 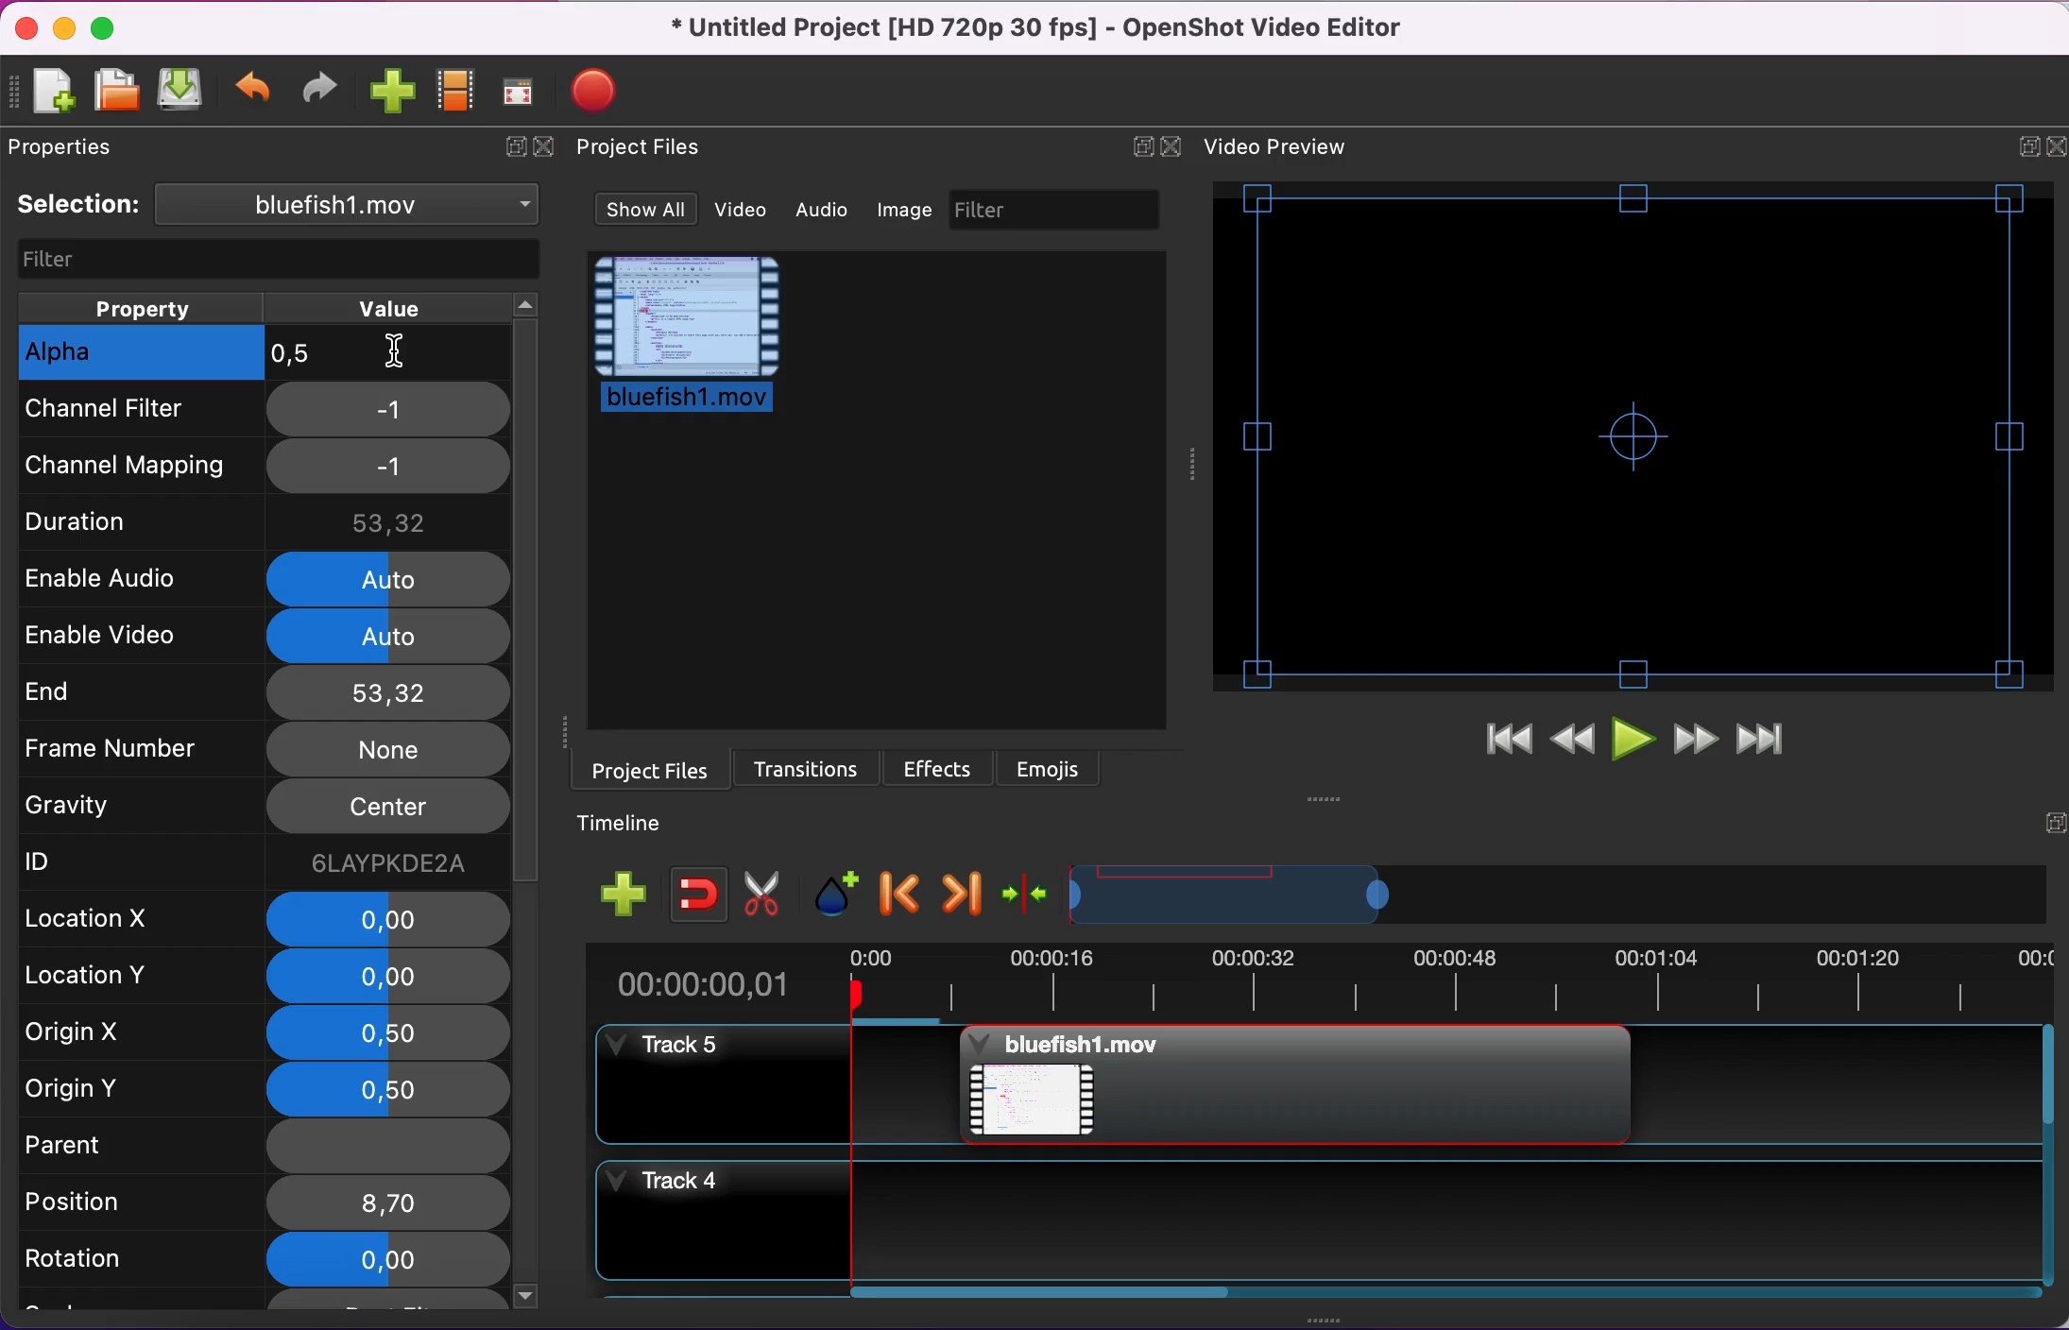 I want to click on selection, so click(x=281, y=206).